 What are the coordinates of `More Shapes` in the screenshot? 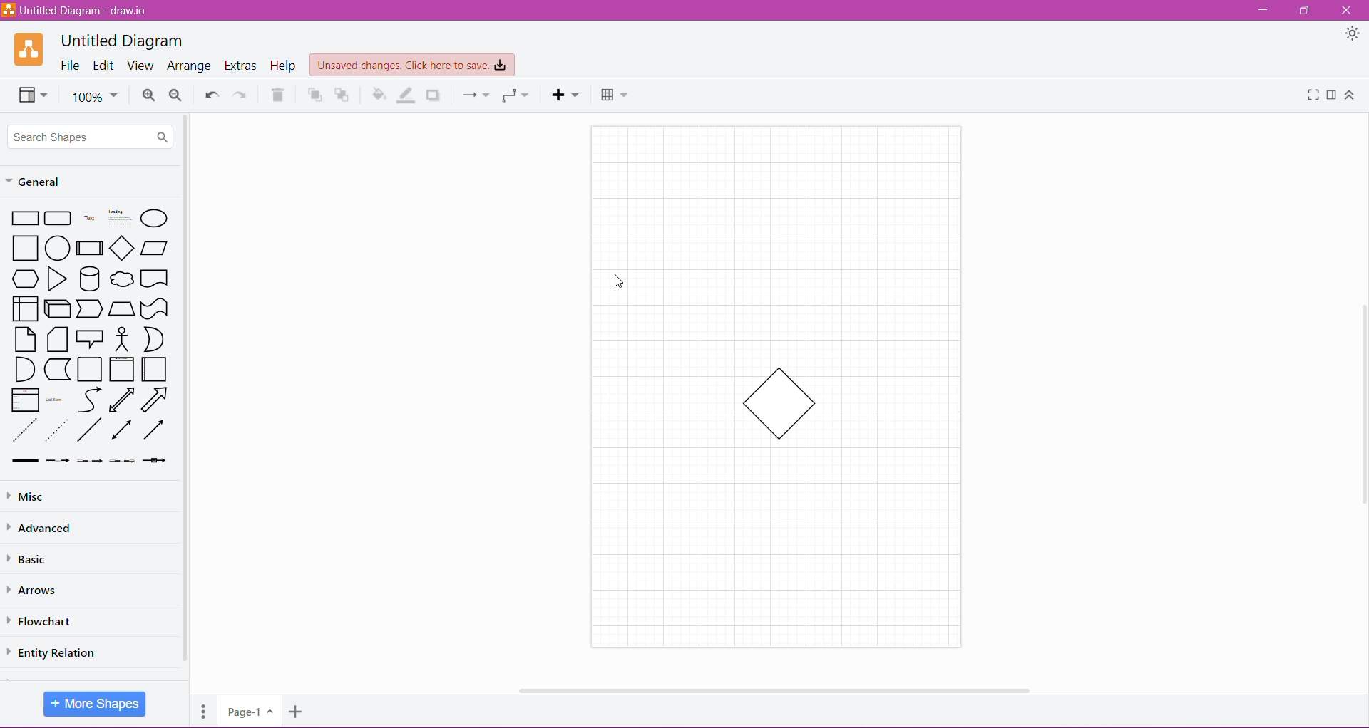 It's located at (95, 704).